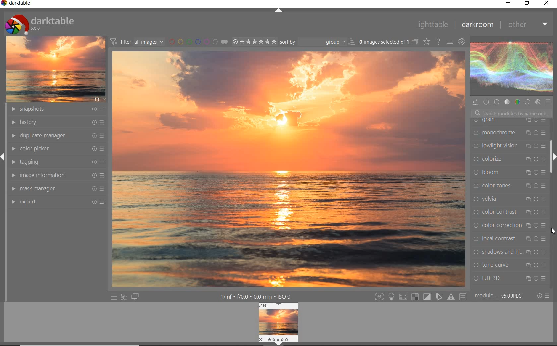 This screenshot has height=346, width=557. Describe the element at coordinates (537, 102) in the screenshot. I see `EFFECT` at that location.